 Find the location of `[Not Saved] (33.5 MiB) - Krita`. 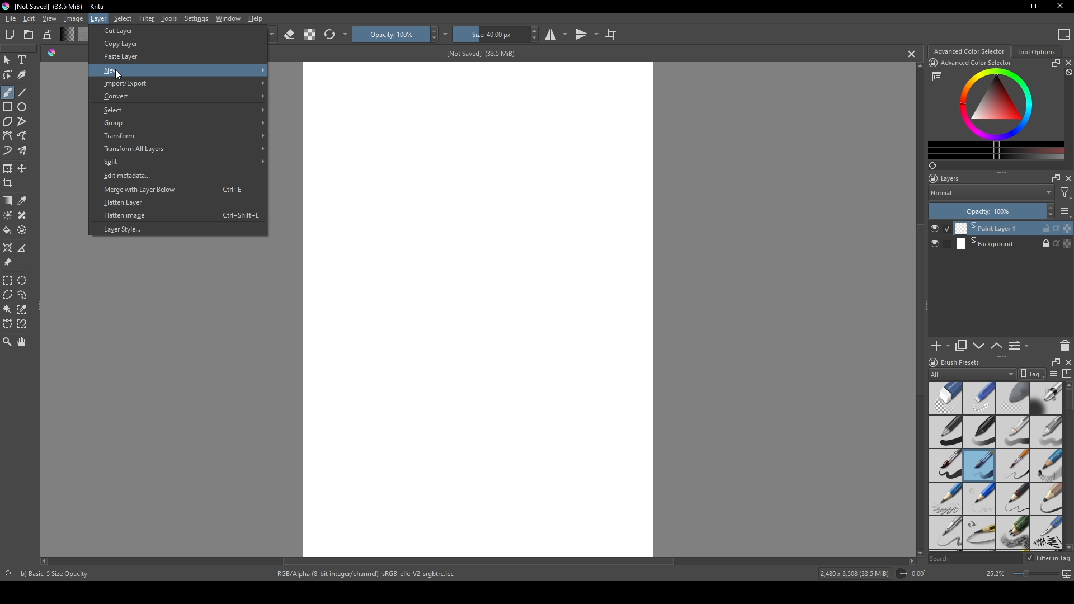

[Not Saved] (33.5 MiB) - Krita is located at coordinates (61, 7).